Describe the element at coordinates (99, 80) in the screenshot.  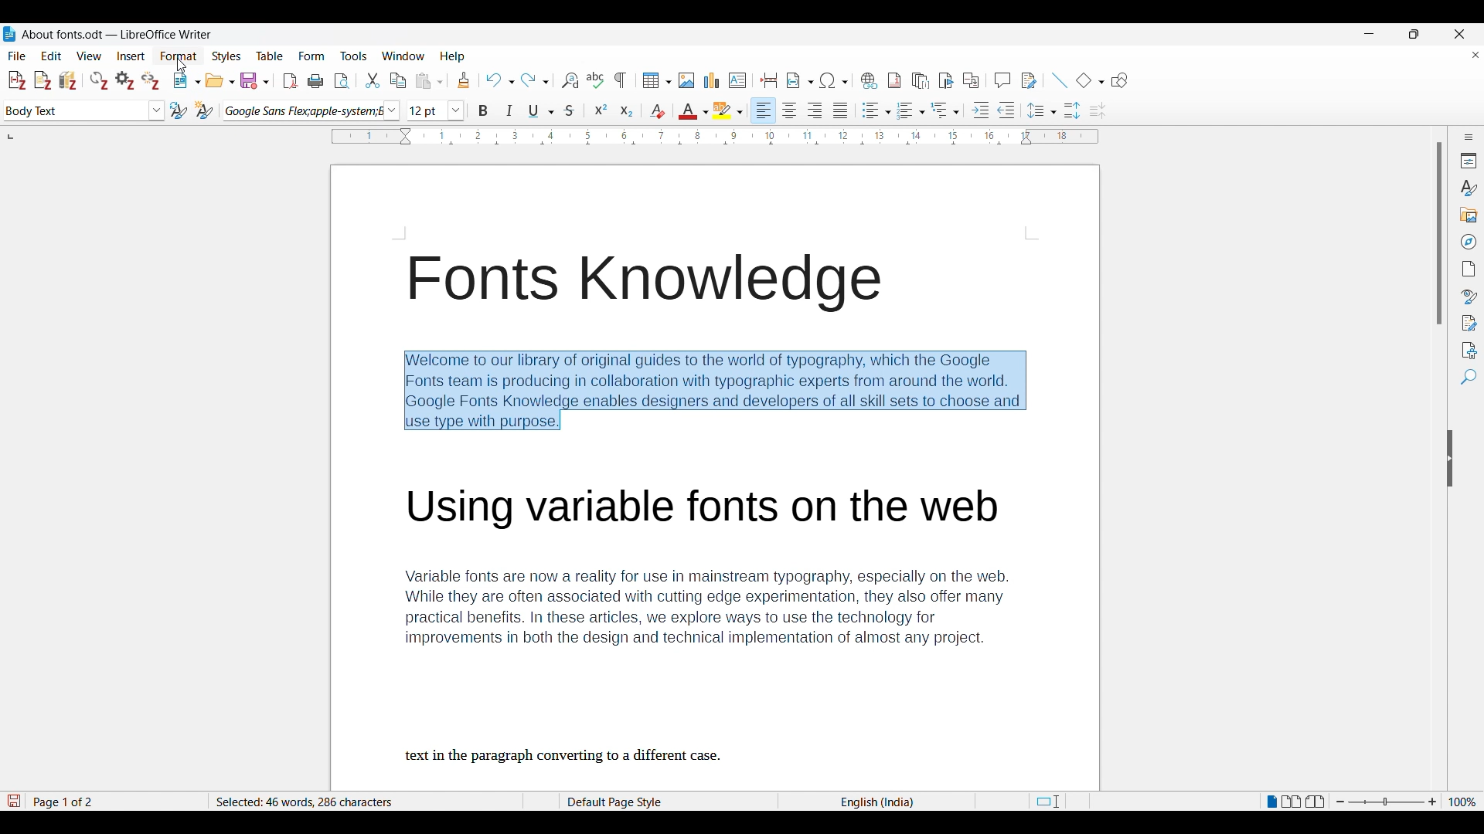
I see `Refresh ` at that location.